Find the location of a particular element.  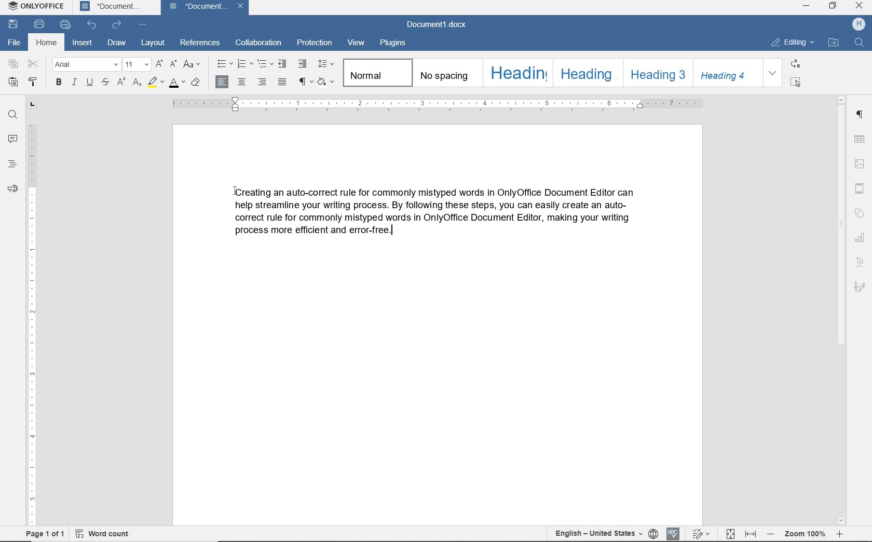

table is located at coordinates (861, 139).